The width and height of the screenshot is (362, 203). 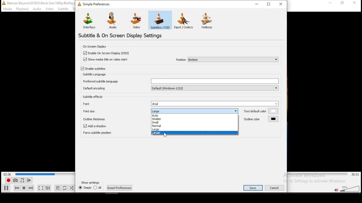 I want to click on text default color, so click(x=261, y=111).